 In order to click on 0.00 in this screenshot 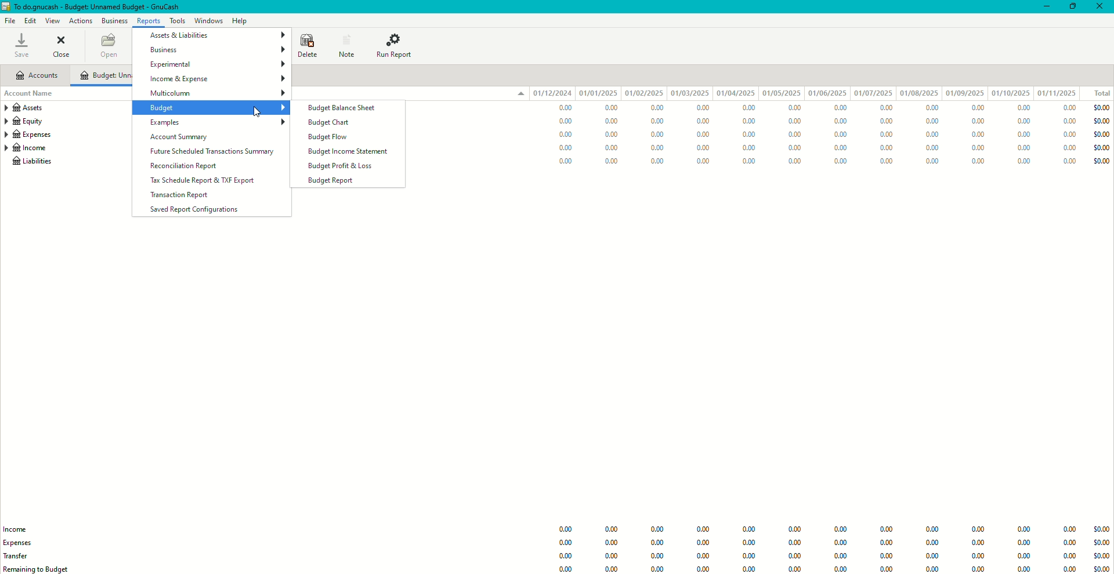, I will do `click(562, 122)`.